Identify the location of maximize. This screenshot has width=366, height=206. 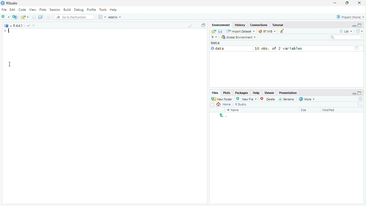
(361, 93).